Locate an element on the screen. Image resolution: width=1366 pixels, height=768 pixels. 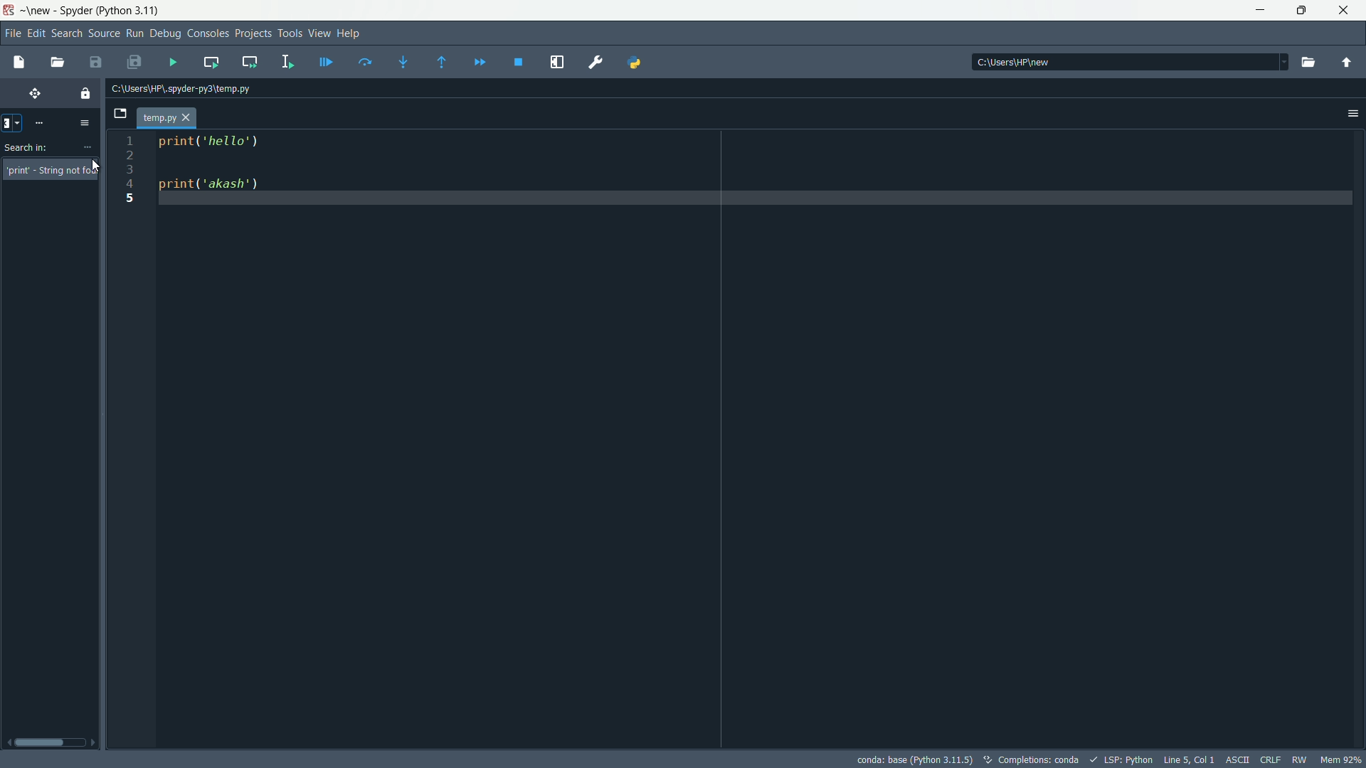
options  is located at coordinates (85, 121).